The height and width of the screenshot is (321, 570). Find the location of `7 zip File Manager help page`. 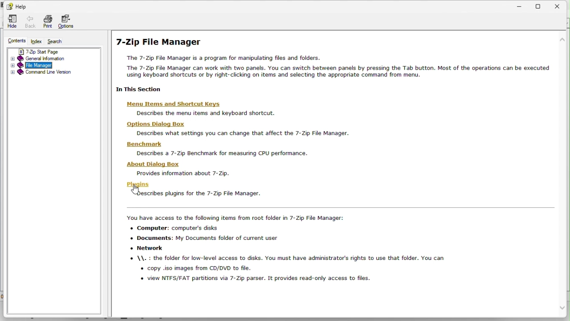

7 zip File Manager help page is located at coordinates (332, 62).